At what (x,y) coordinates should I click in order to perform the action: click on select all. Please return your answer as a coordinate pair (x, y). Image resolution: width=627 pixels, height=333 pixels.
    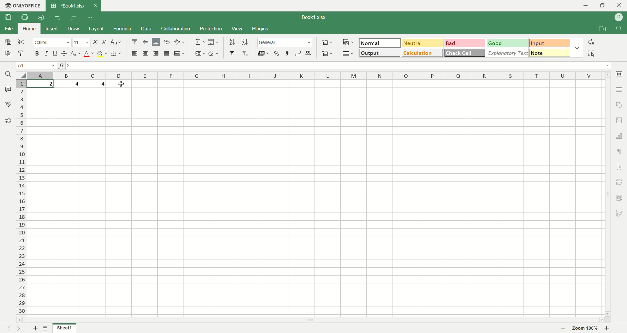
    Looking at the image, I should click on (21, 76).